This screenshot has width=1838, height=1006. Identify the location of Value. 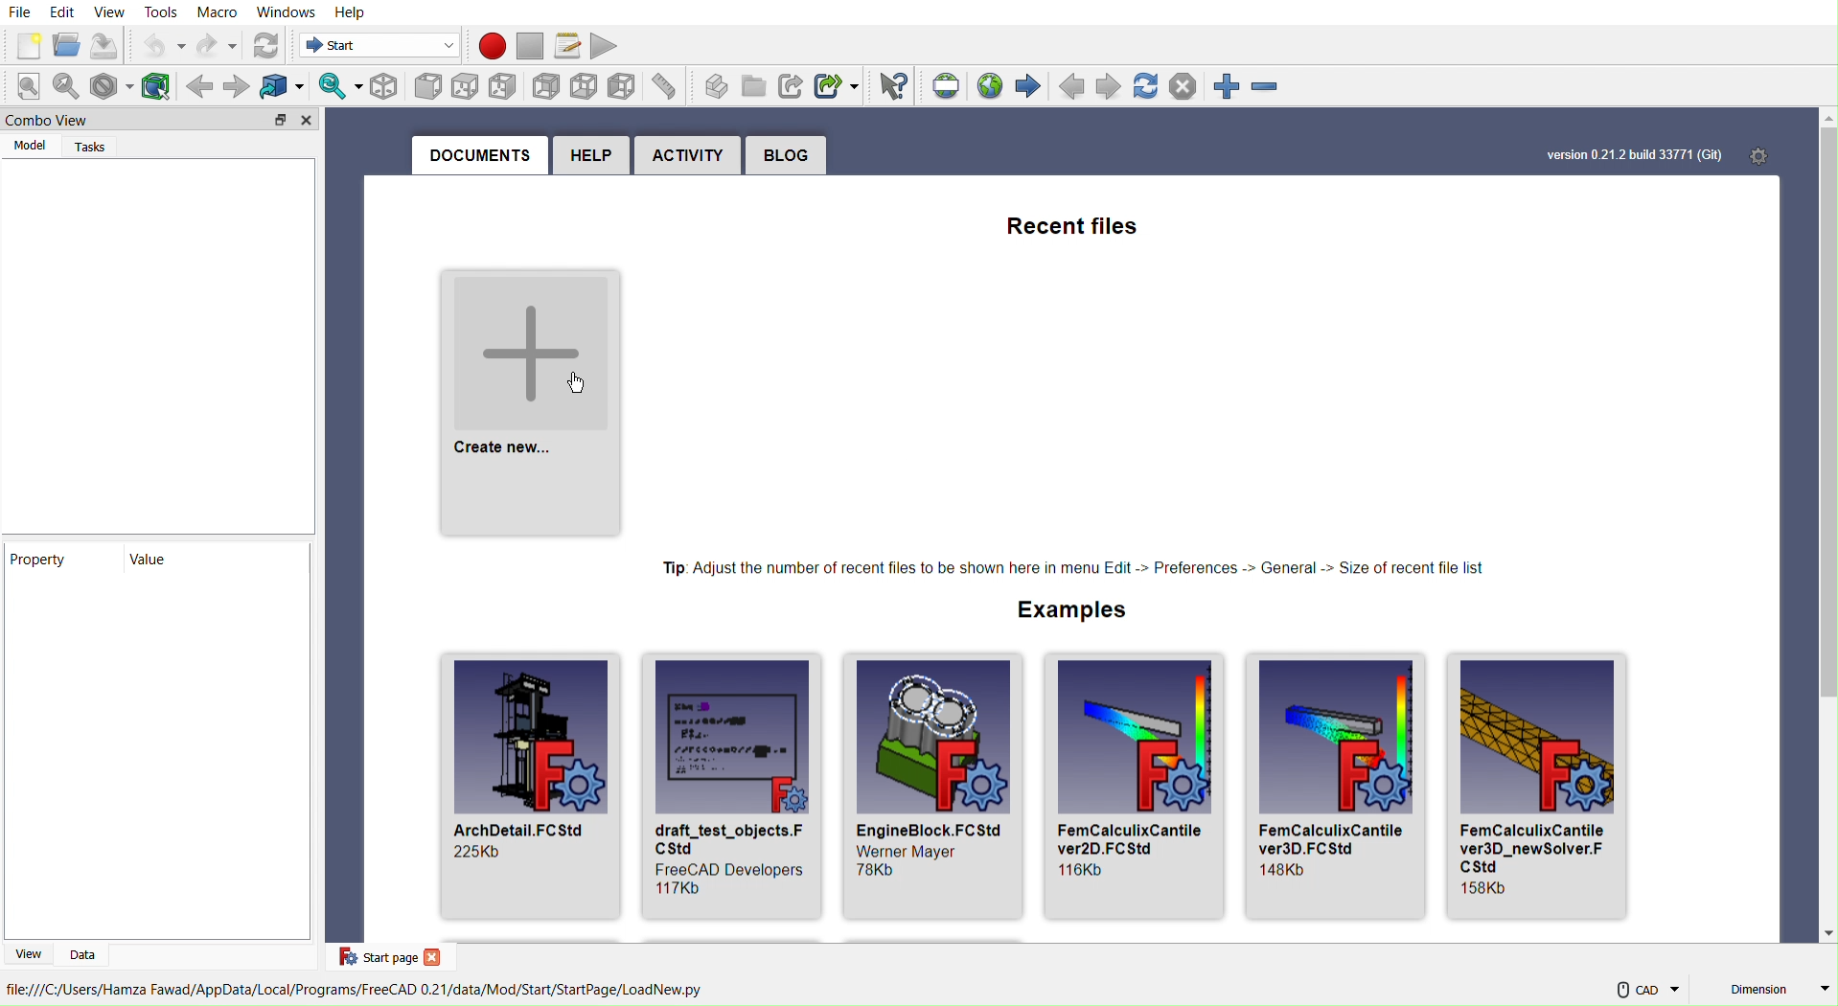
(166, 561).